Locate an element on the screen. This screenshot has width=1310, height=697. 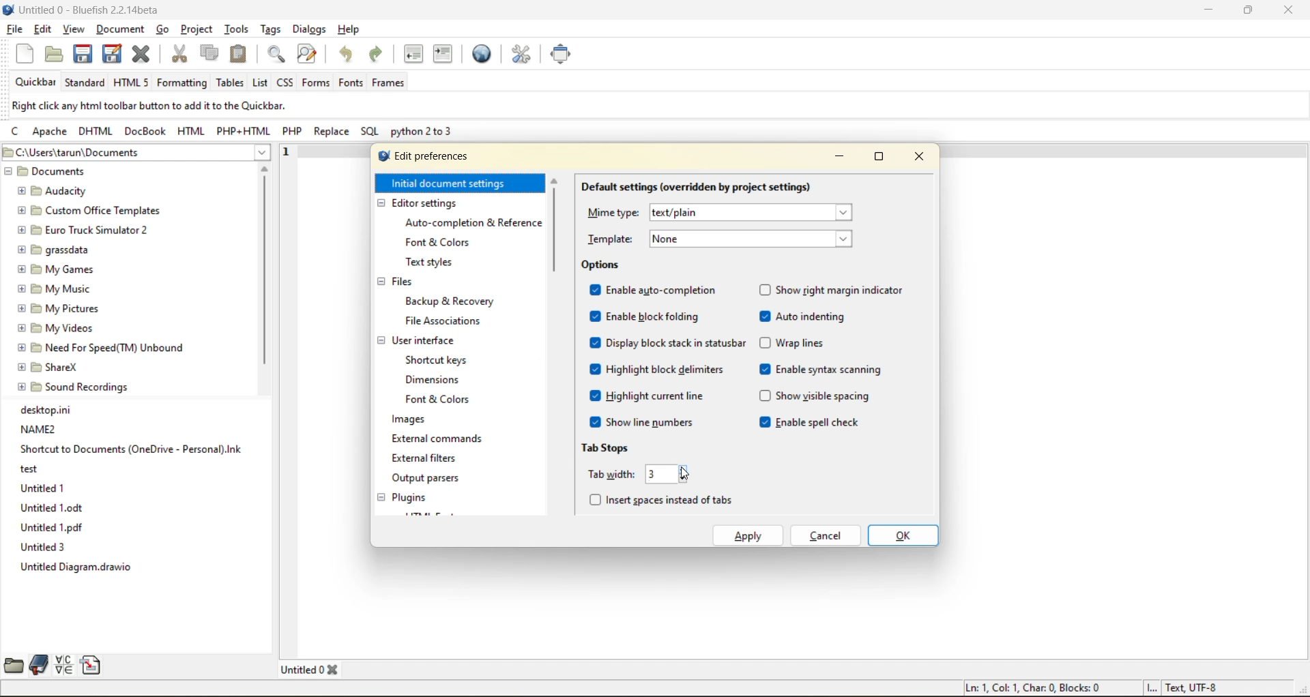
maximize is located at coordinates (877, 160).